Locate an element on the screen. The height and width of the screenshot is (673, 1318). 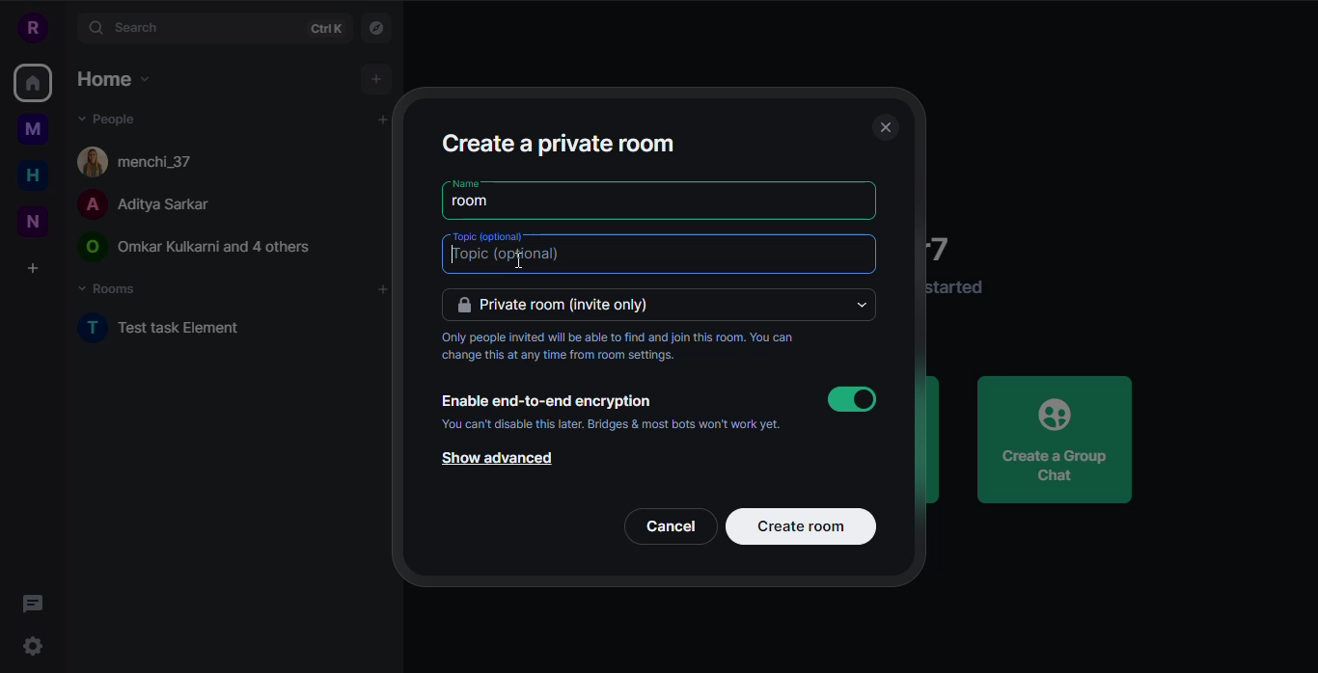
test task element is located at coordinates (162, 328).